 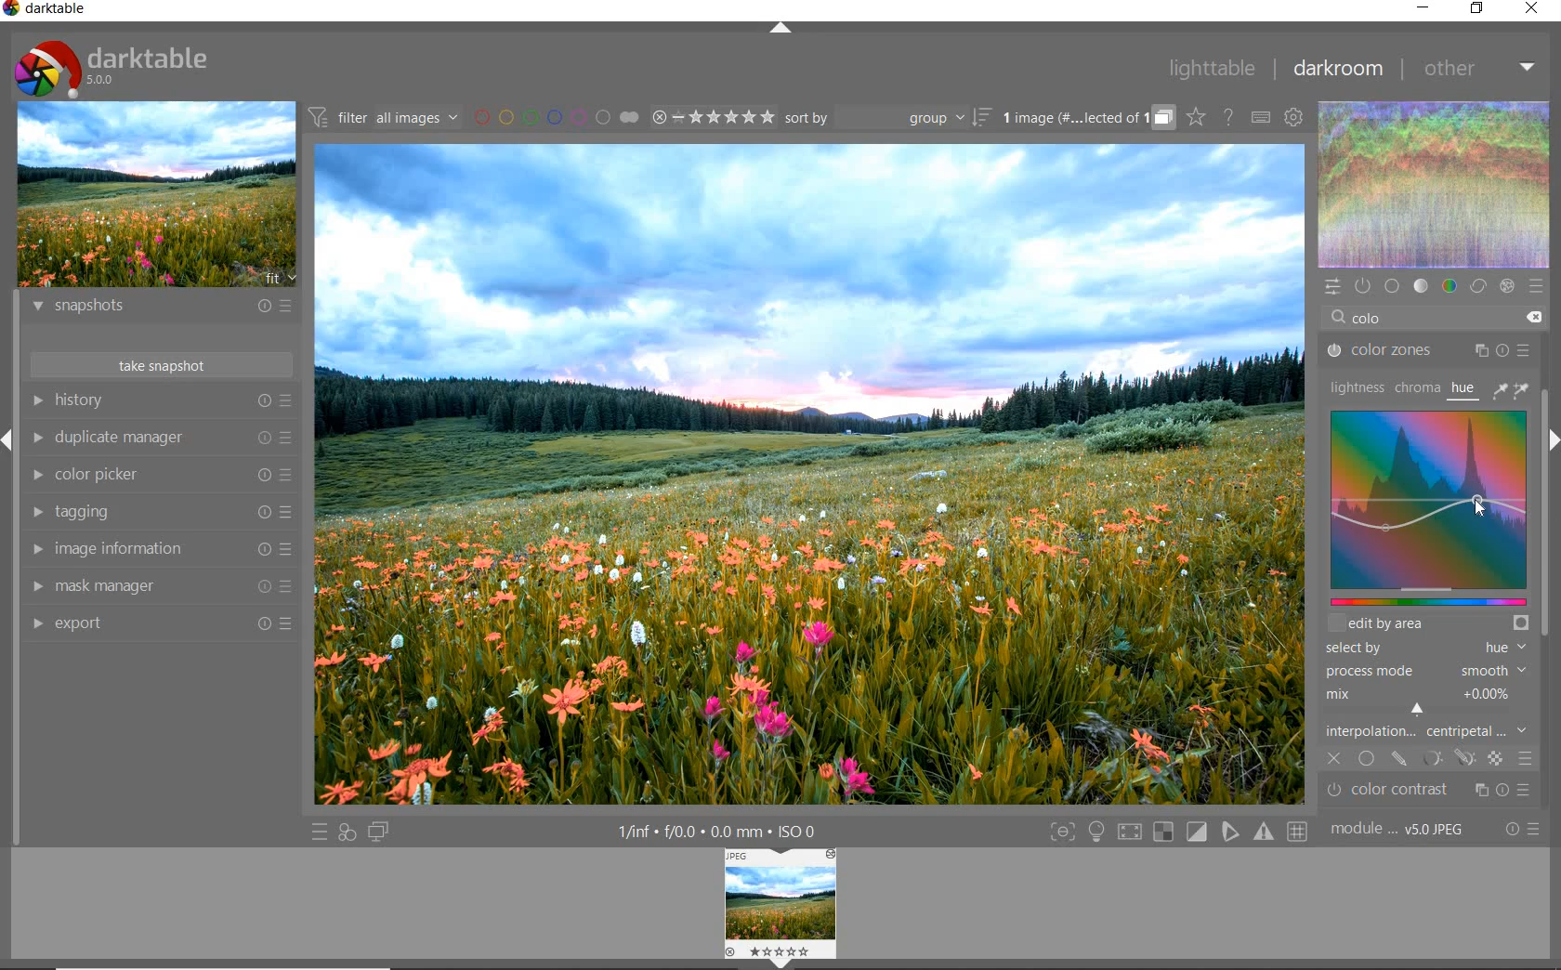 What do you see at coordinates (1357, 387) in the screenshot?
I see `lightness` at bounding box center [1357, 387].